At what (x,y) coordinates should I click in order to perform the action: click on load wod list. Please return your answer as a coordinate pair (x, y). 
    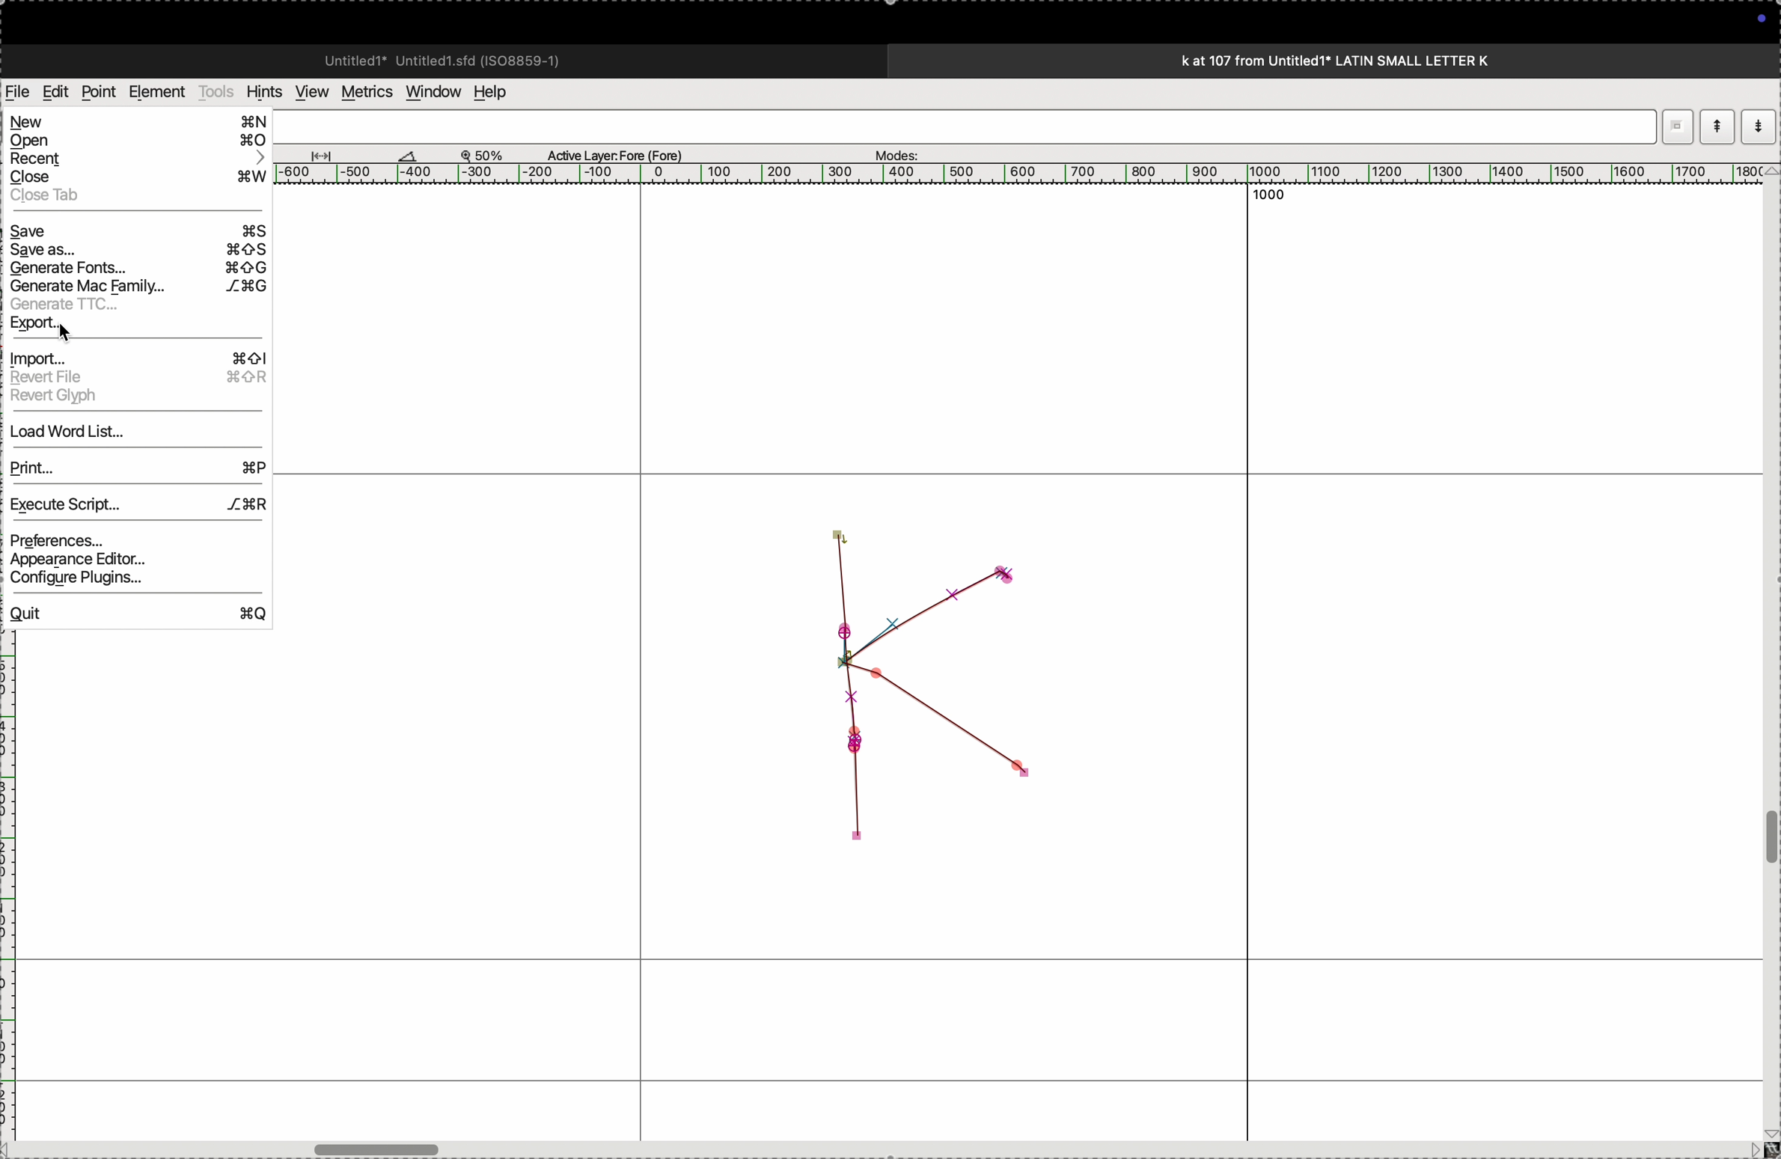
    Looking at the image, I should click on (135, 434).